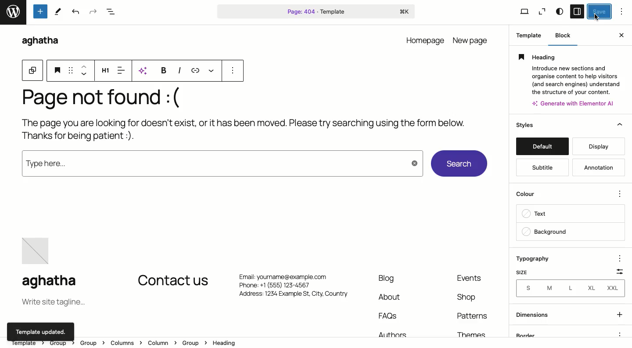  Describe the element at coordinates (163, 71) in the screenshot. I see `Bold` at that location.